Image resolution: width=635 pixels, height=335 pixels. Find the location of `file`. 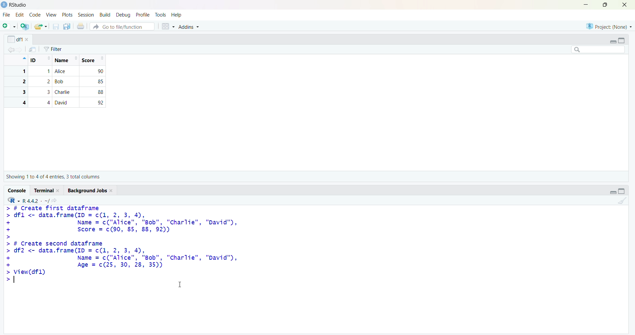

file is located at coordinates (7, 15).